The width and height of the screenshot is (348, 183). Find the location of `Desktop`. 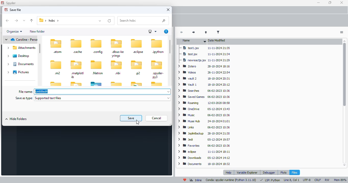

Desktop is located at coordinates (19, 56).